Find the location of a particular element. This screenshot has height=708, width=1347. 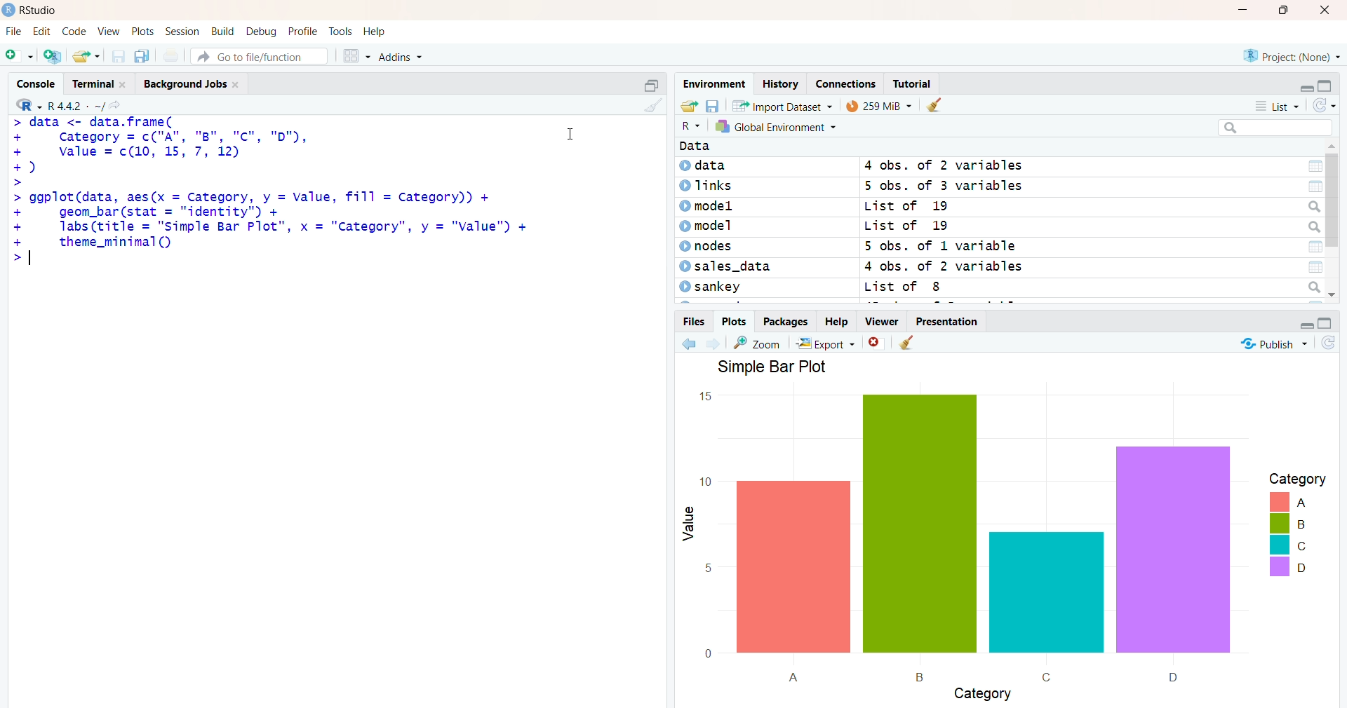

logo is located at coordinates (9, 10).